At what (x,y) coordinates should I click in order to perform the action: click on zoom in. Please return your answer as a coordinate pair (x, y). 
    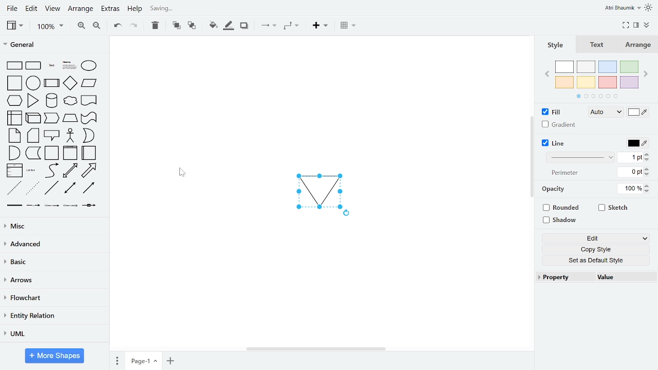
    Looking at the image, I should click on (82, 26).